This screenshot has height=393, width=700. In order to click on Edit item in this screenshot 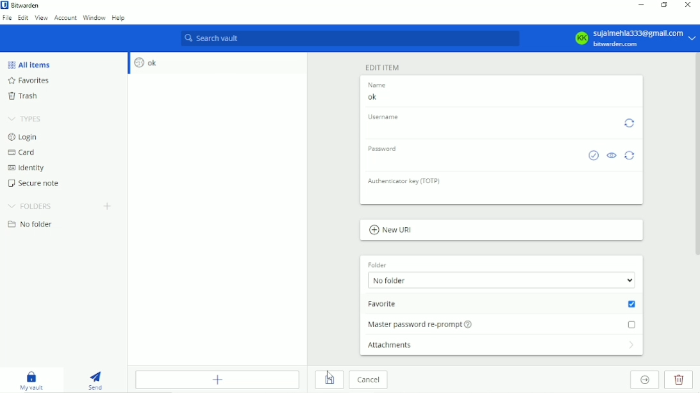, I will do `click(382, 67)`.